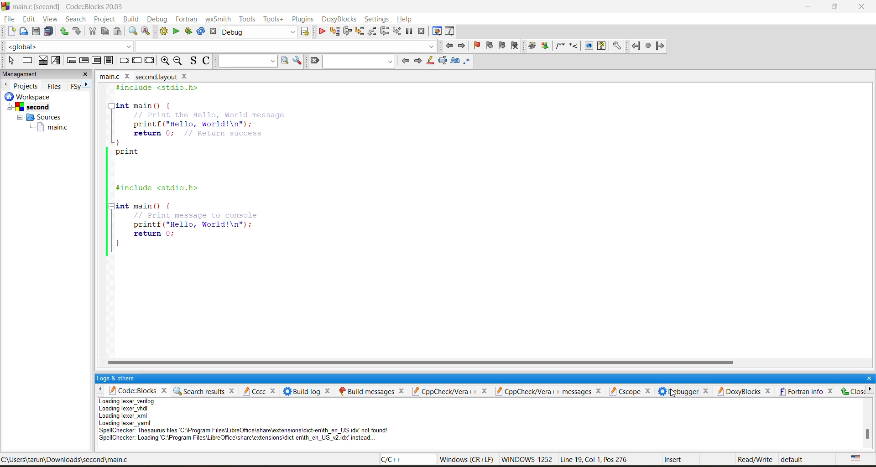 This screenshot has height=467, width=876. Describe the element at coordinates (865, 434) in the screenshot. I see `vertical scroll bar` at that location.